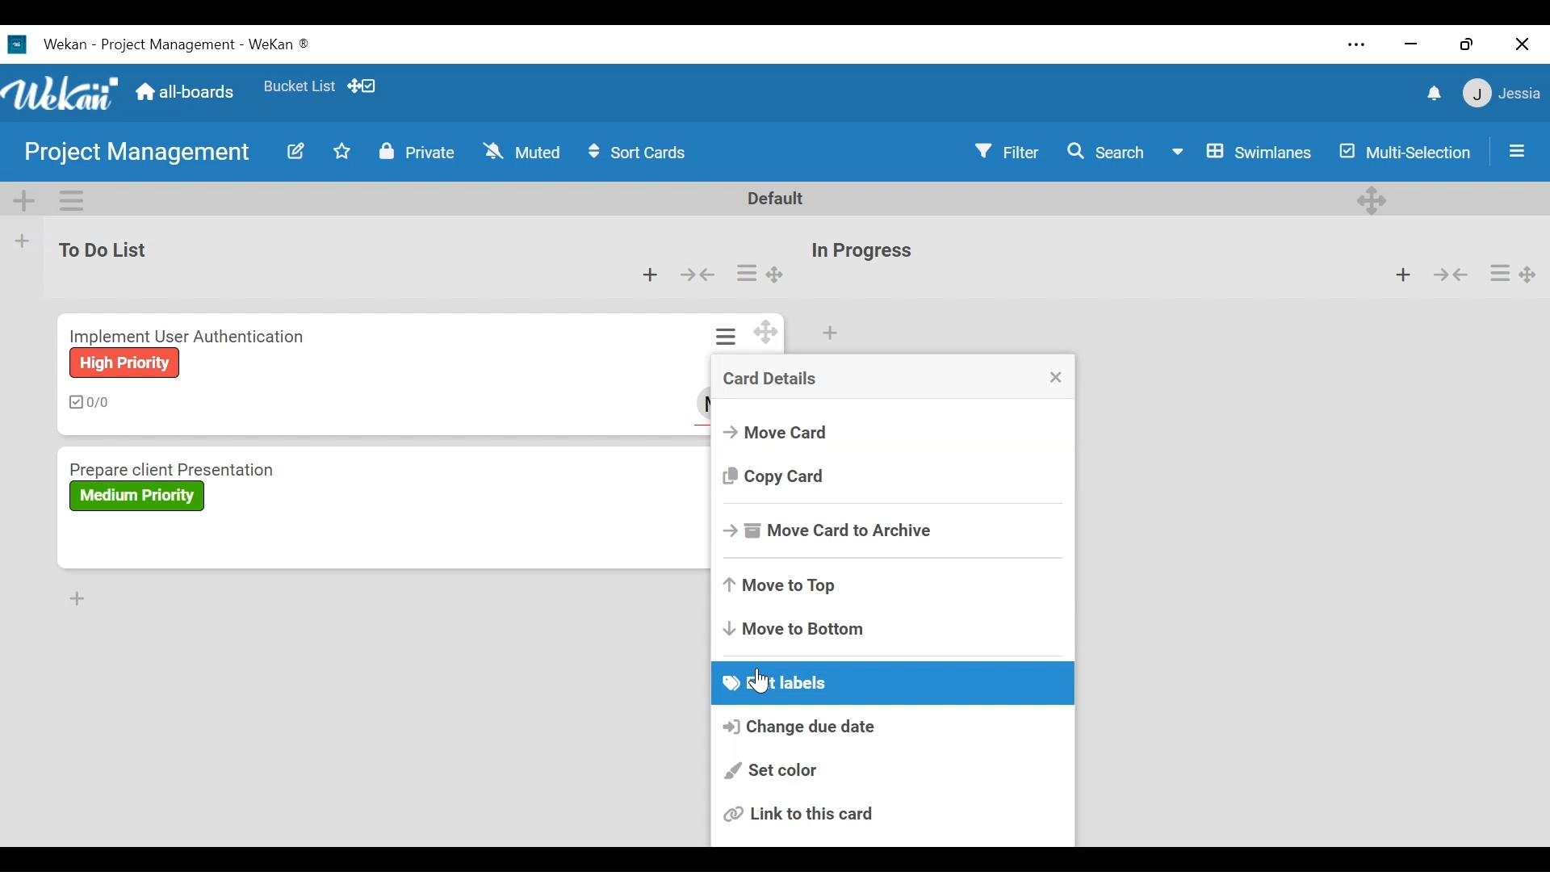 This screenshot has height=872, width=1550. I want to click on Muted, so click(522, 151).